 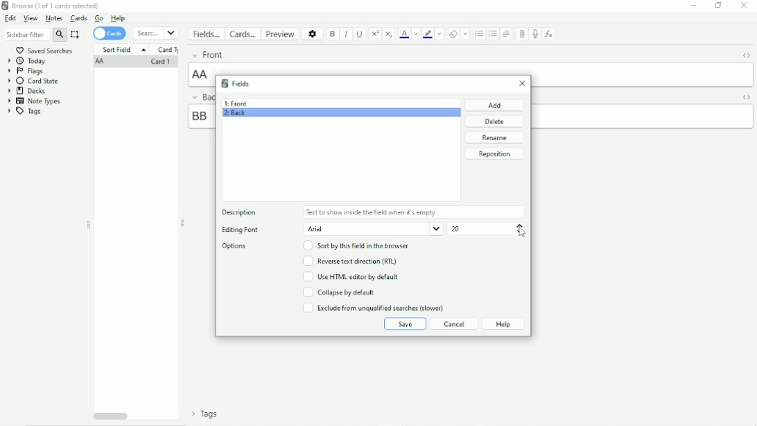 What do you see at coordinates (744, 6) in the screenshot?
I see `Close` at bounding box center [744, 6].